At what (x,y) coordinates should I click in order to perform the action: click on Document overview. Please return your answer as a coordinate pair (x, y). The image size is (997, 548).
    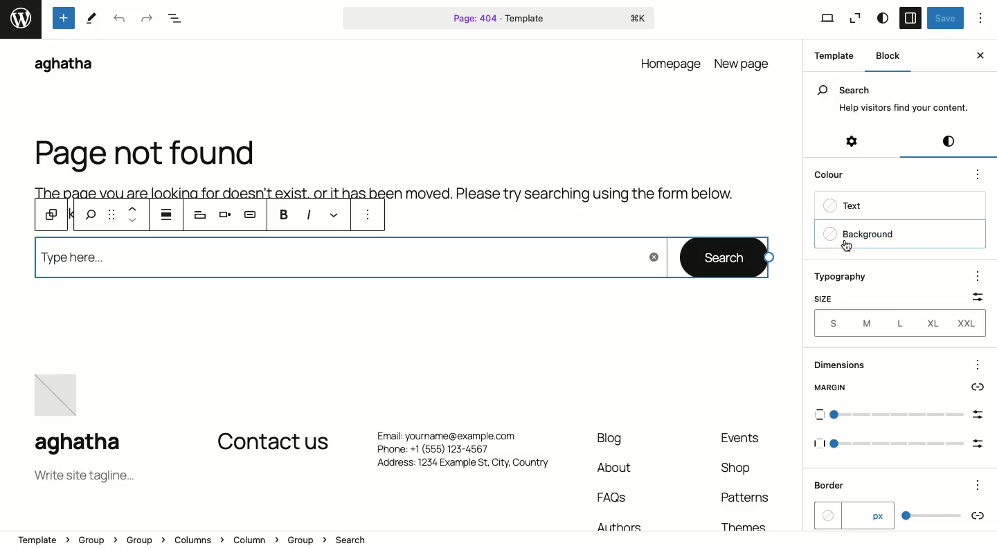
    Looking at the image, I should click on (174, 19).